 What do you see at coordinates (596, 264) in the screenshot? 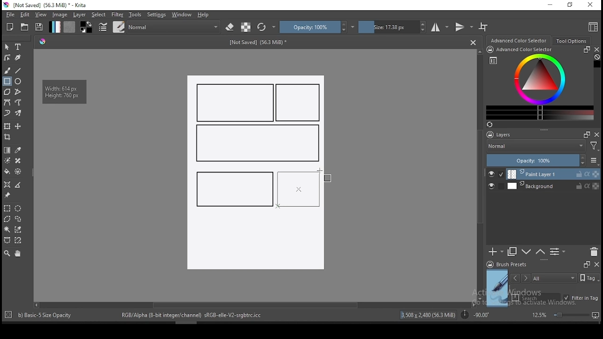
I see `close docker` at bounding box center [596, 264].